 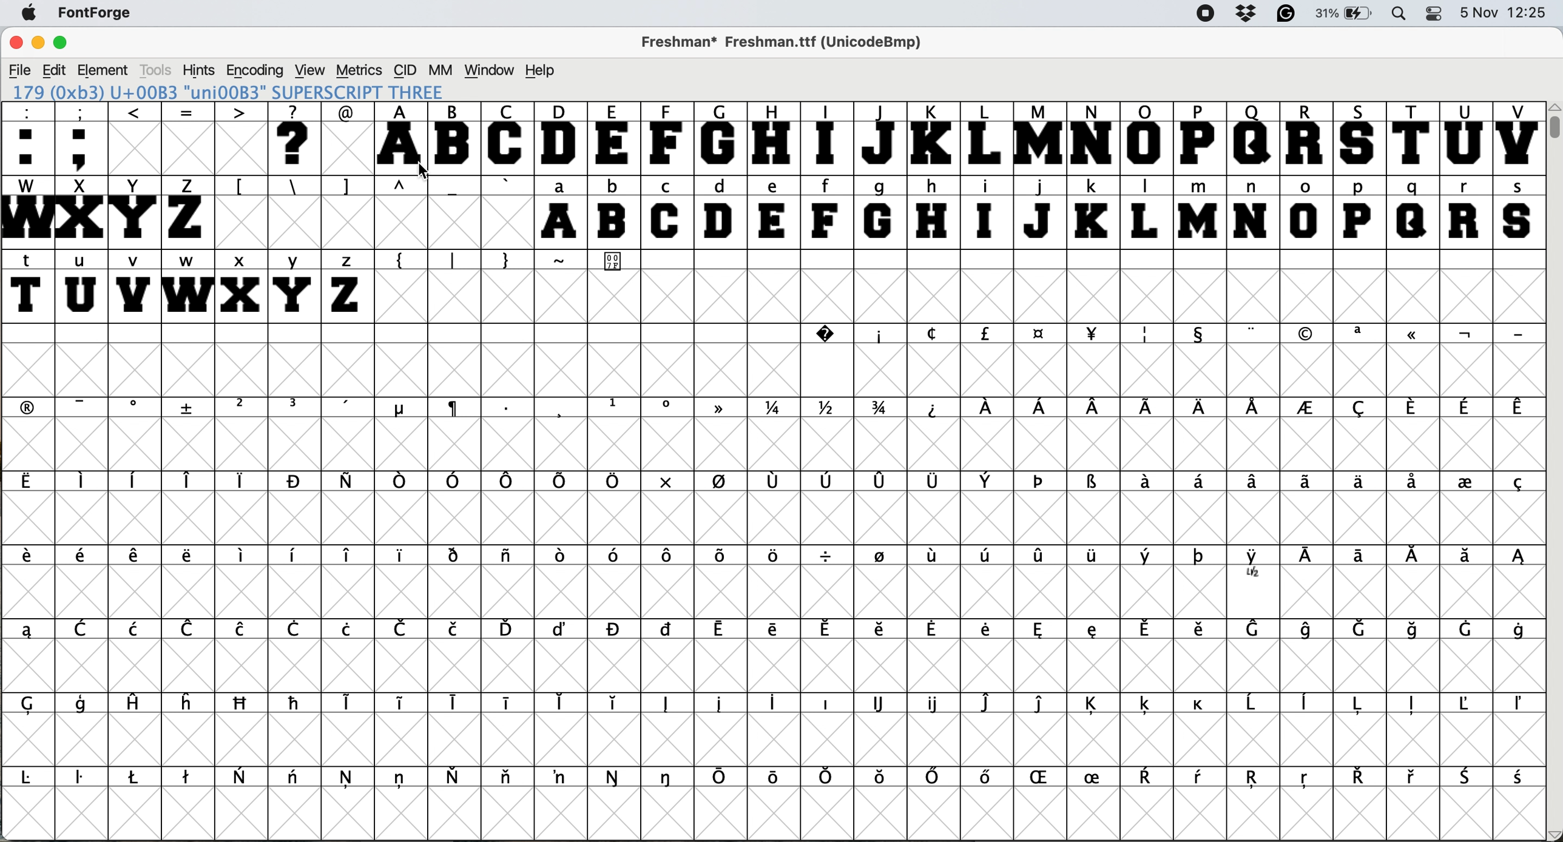 What do you see at coordinates (722, 212) in the screenshot?
I see `d` at bounding box center [722, 212].